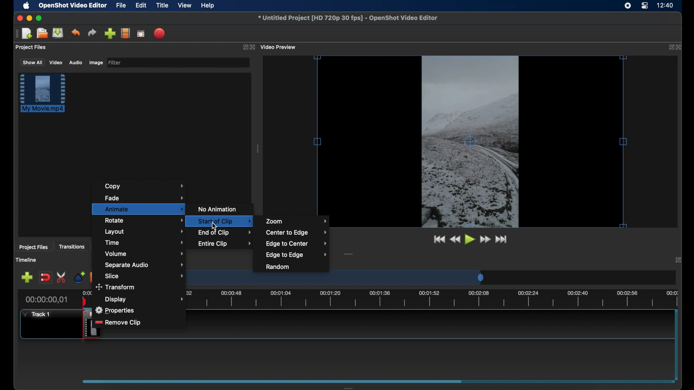 The image size is (694, 390). Describe the element at coordinates (339, 279) in the screenshot. I see `timeline scale` at that location.